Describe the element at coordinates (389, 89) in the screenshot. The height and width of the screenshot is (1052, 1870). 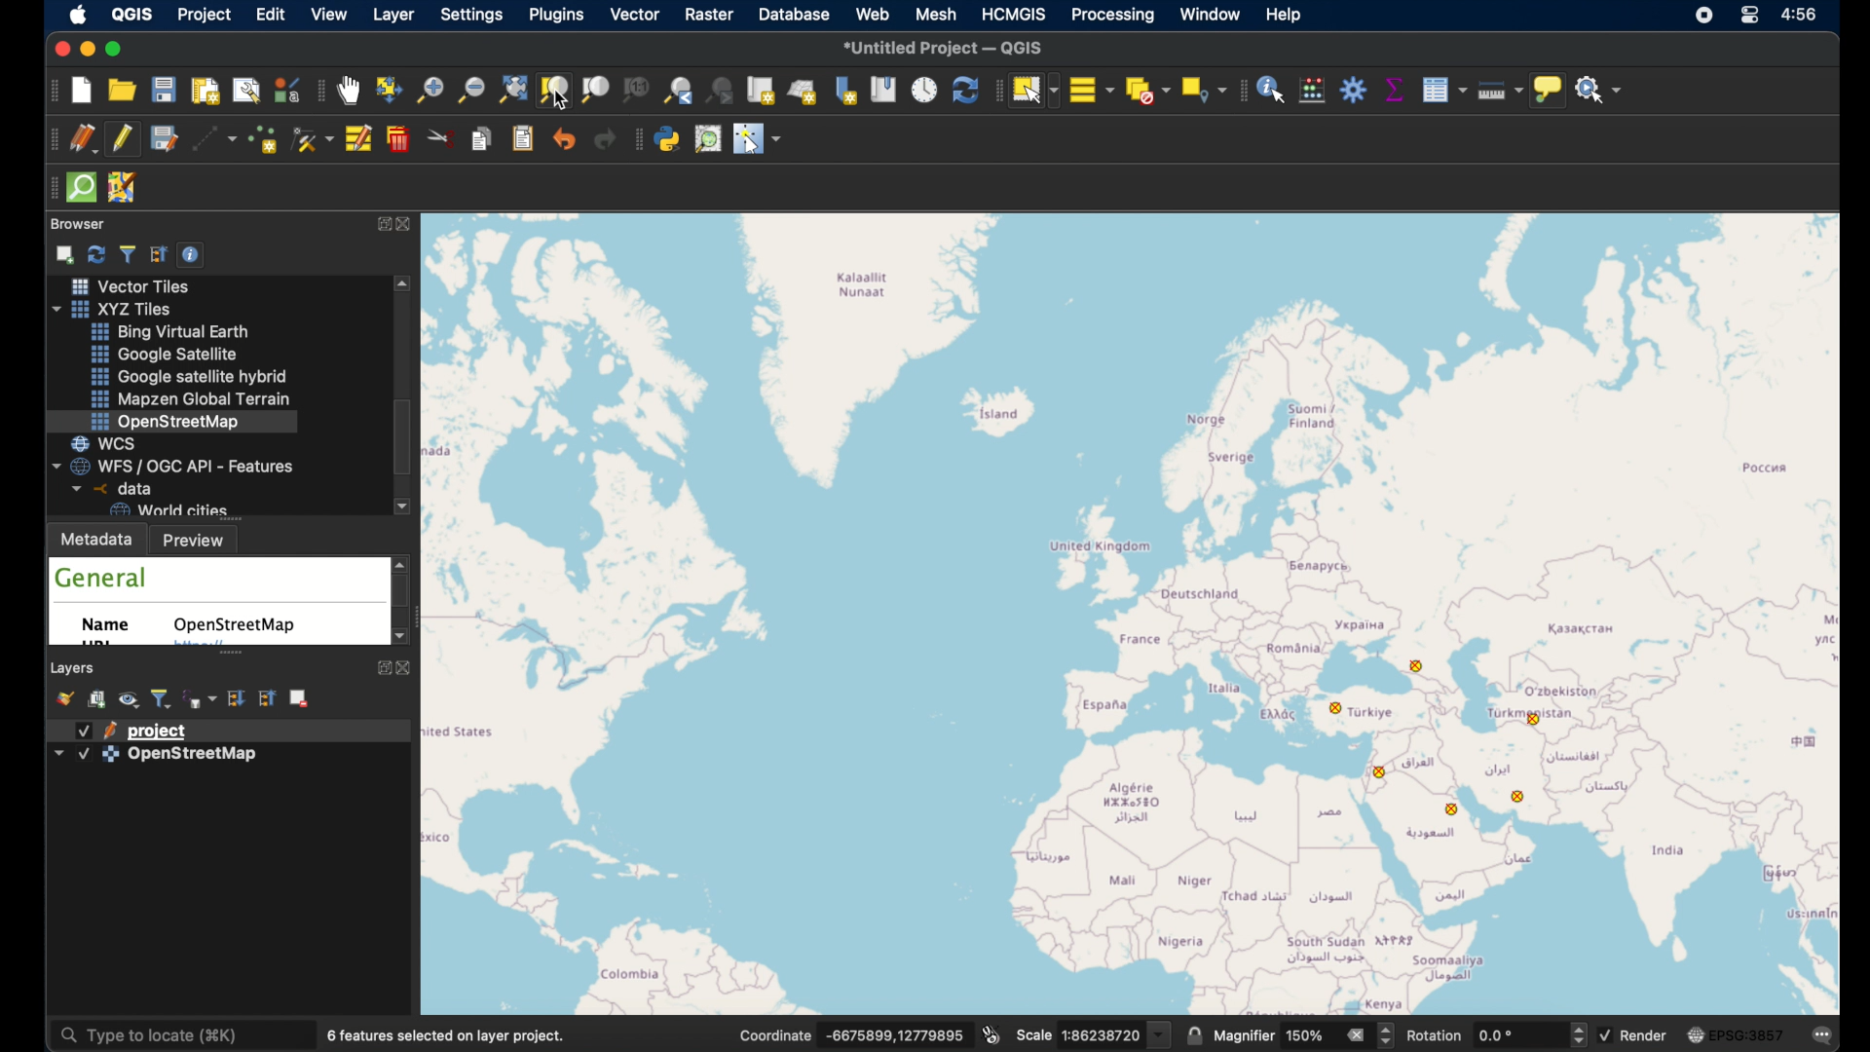
I see `pan map to selection` at that location.